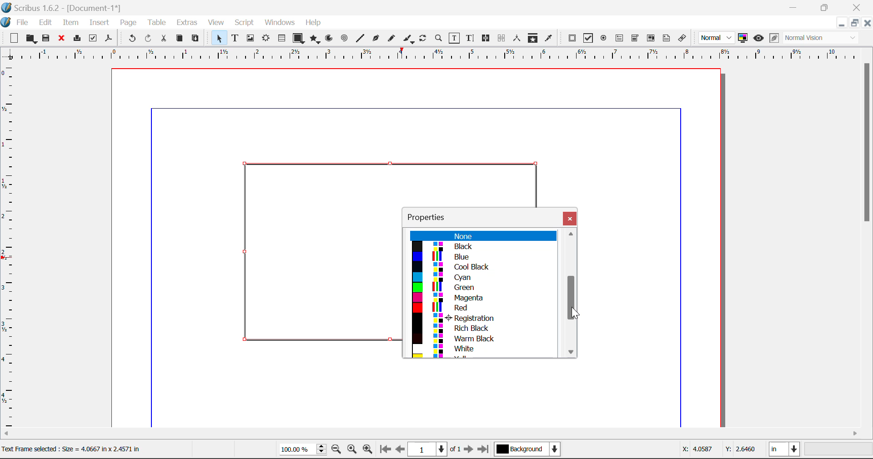 The height and width of the screenshot is (459, 873). What do you see at coordinates (217, 38) in the screenshot?
I see `Select` at bounding box center [217, 38].